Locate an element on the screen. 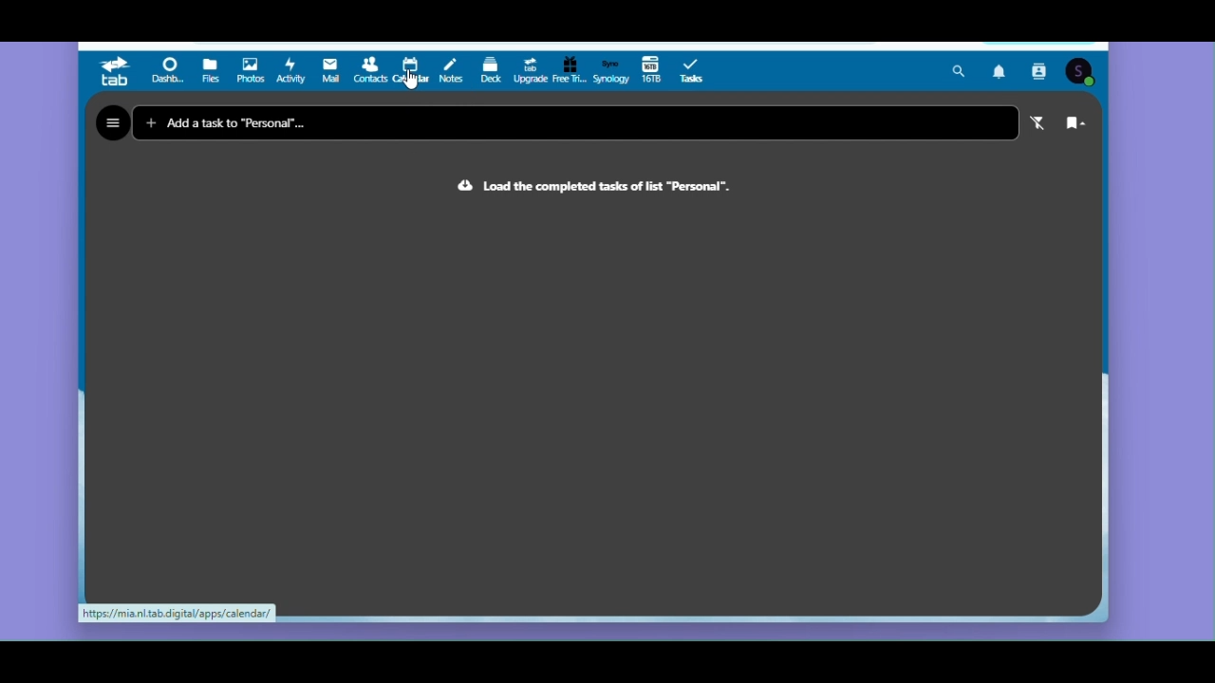 This screenshot has height=683, width=1215. Mail is located at coordinates (332, 71).